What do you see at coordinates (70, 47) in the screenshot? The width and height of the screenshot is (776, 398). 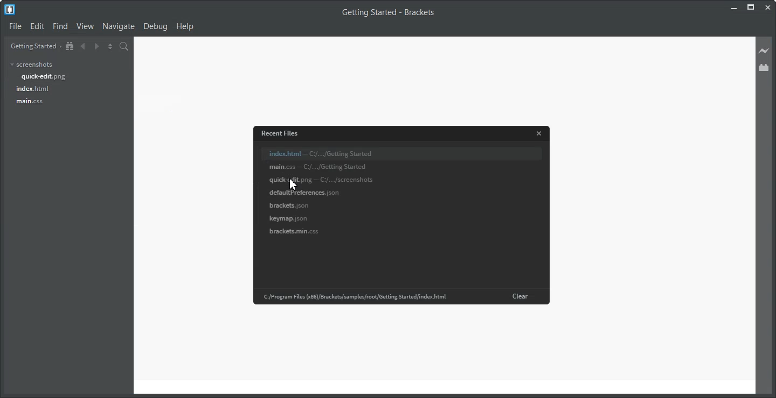 I see `Show in the file Tree` at bounding box center [70, 47].